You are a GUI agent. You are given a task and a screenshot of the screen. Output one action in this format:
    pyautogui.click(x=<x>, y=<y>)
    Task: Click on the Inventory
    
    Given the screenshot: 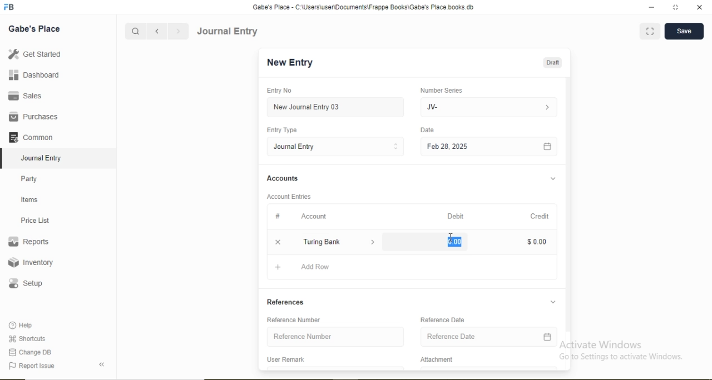 What is the action you would take?
    pyautogui.click(x=31, y=262)
    